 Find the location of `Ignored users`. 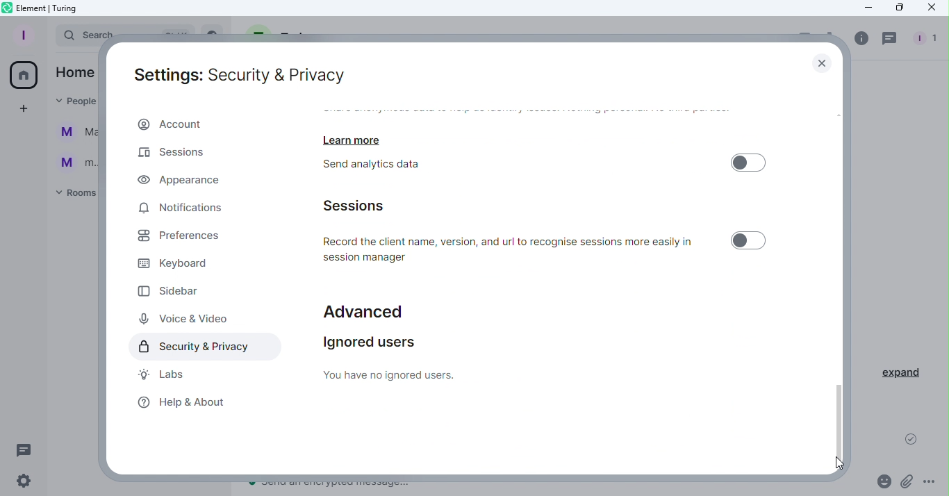

Ignored users is located at coordinates (397, 357).